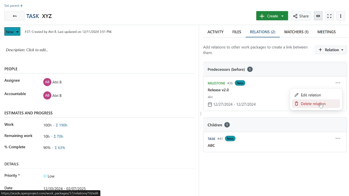 Image resolution: width=349 pixels, height=196 pixels. What do you see at coordinates (67, 188) in the screenshot?
I see `date` at bounding box center [67, 188].